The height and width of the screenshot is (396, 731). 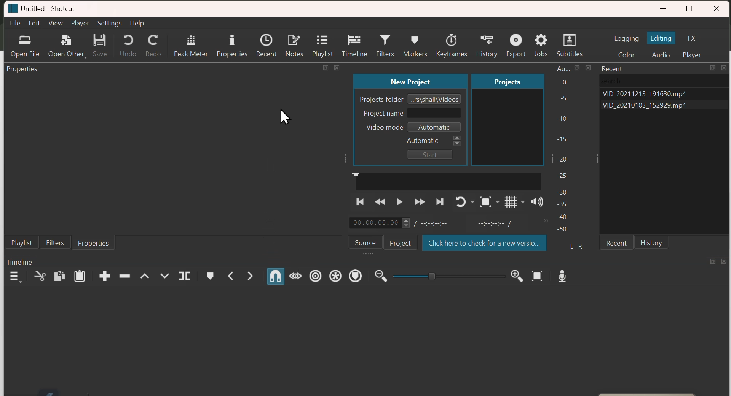 What do you see at coordinates (465, 202) in the screenshot?
I see `Replay` at bounding box center [465, 202].